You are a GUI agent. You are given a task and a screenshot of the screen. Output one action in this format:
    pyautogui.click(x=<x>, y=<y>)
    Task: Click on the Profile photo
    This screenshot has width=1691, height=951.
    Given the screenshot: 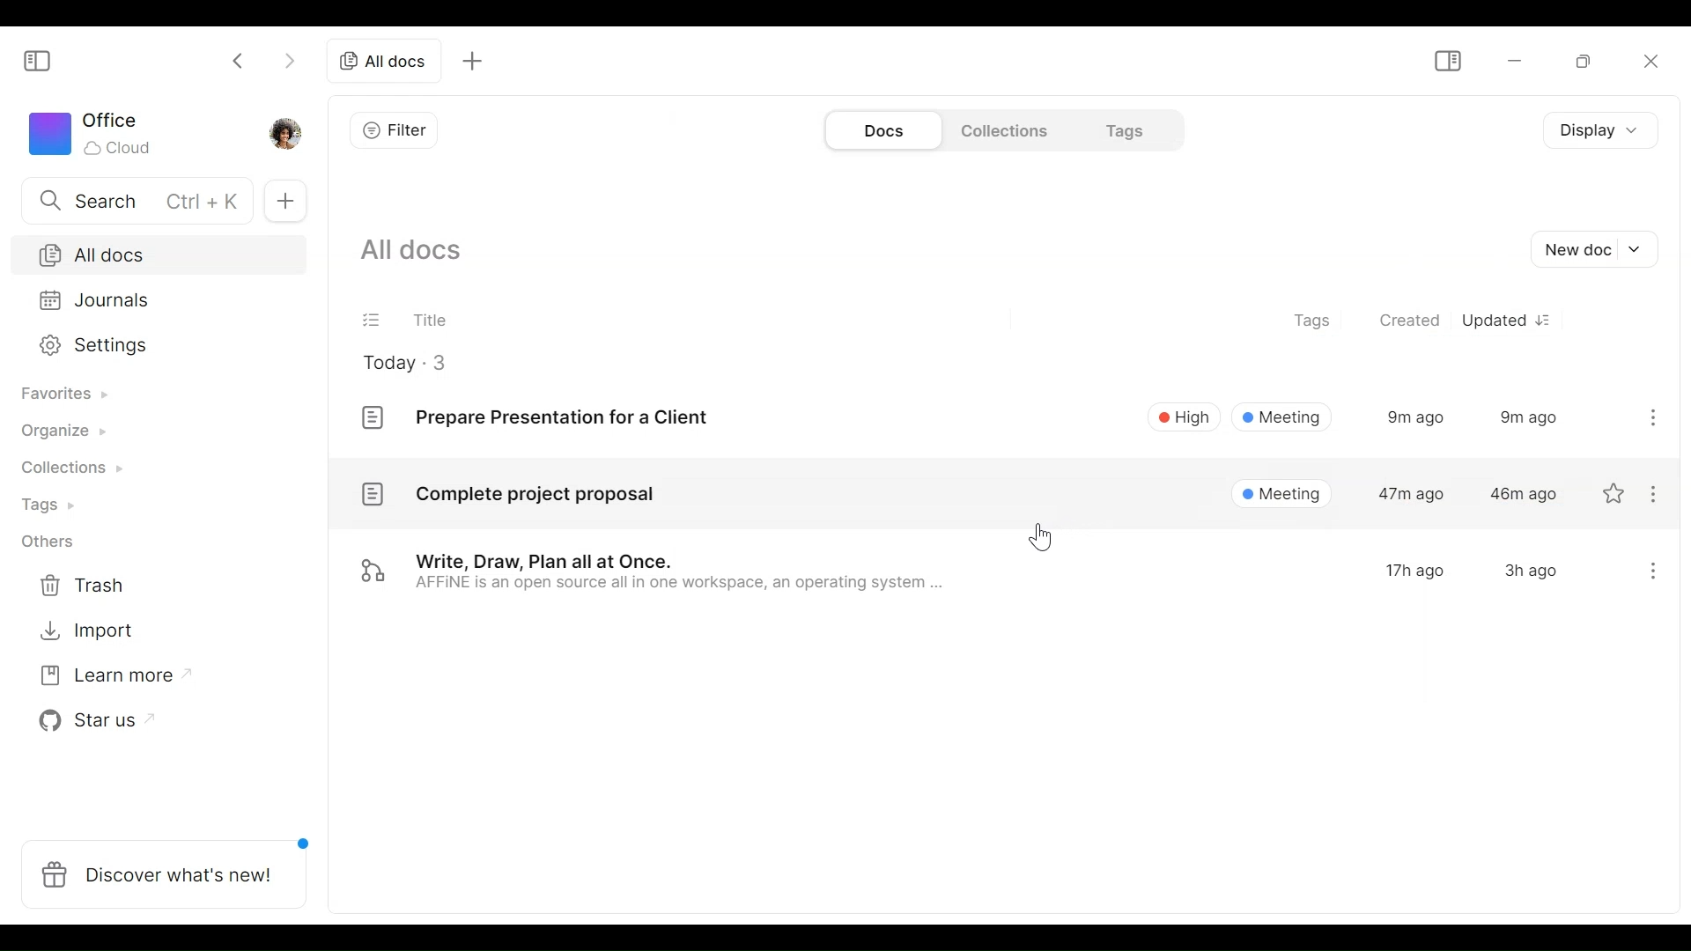 What is the action you would take?
    pyautogui.click(x=284, y=133)
    